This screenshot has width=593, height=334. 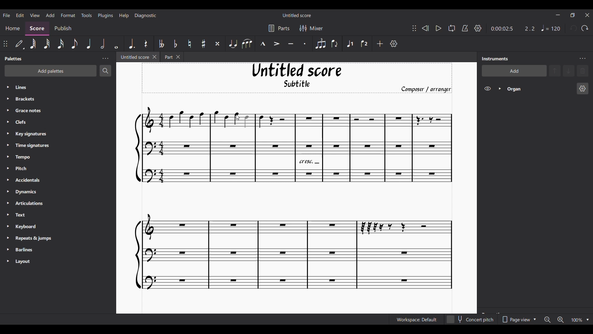 What do you see at coordinates (425, 28) in the screenshot?
I see `Rewind` at bounding box center [425, 28].